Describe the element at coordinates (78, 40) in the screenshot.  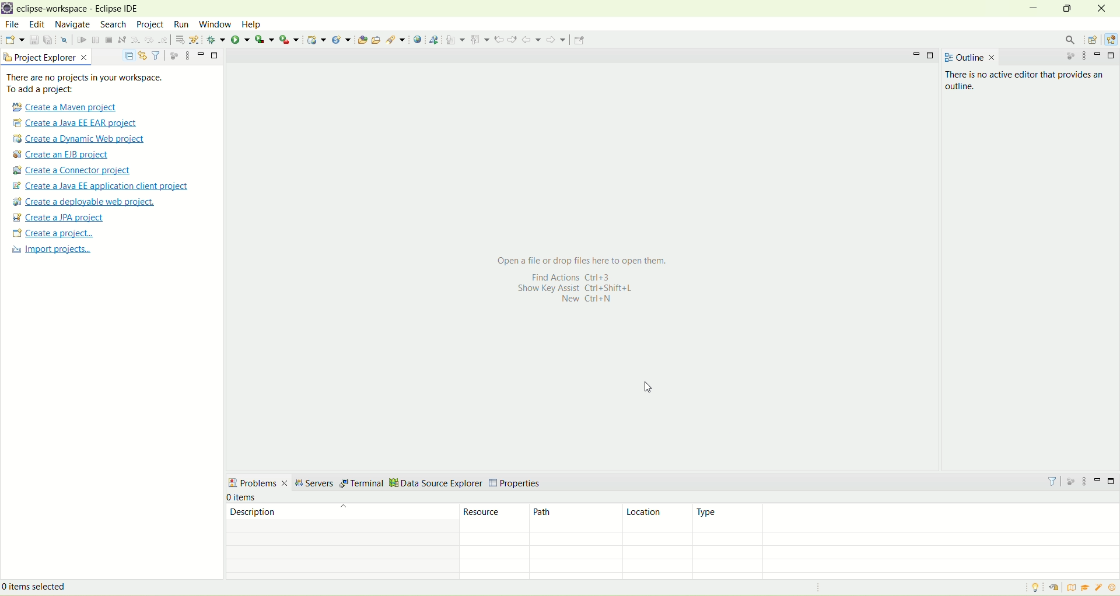
I see `redo` at that location.